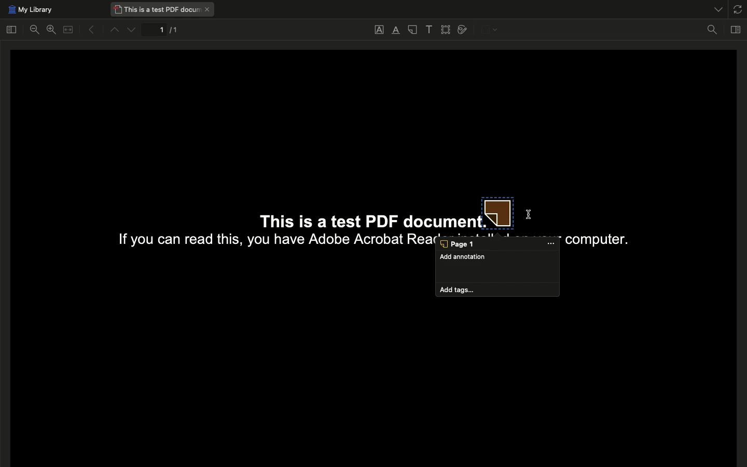 This screenshot has width=747, height=467. Describe the element at coordinates (447, 30) in the screenshot. I see `Select area` at that location.